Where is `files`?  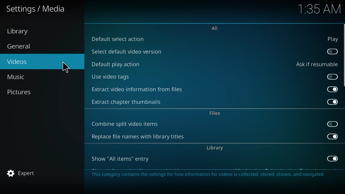 files is located at coordinates (216, 114).